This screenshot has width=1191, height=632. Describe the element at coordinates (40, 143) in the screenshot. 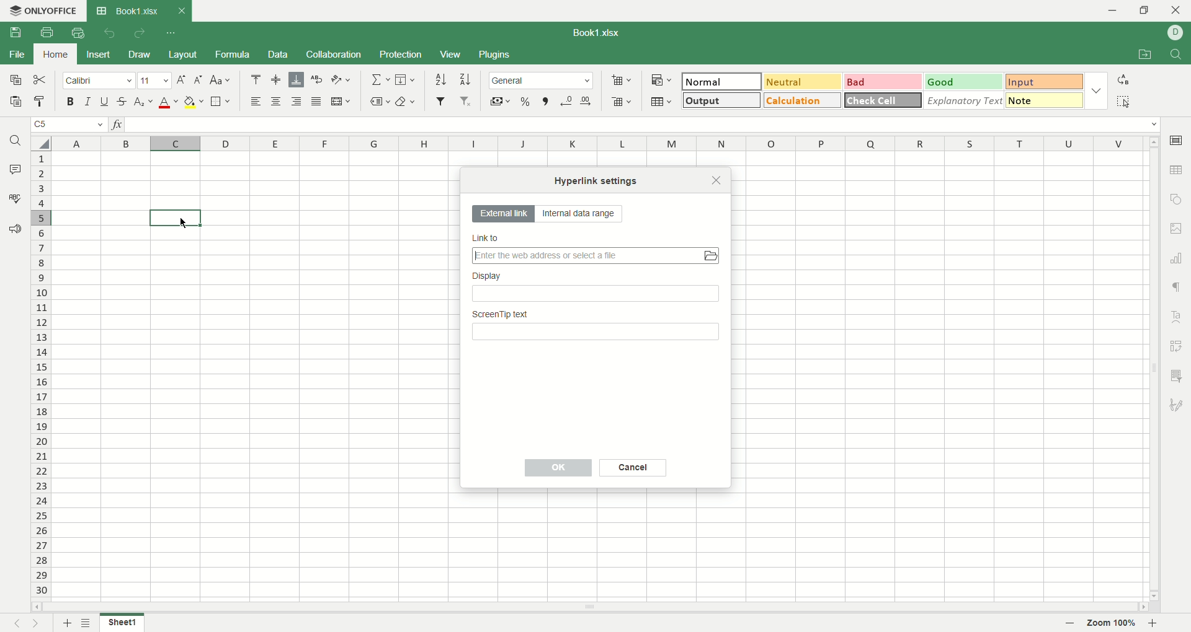

I see `select all` at that location.